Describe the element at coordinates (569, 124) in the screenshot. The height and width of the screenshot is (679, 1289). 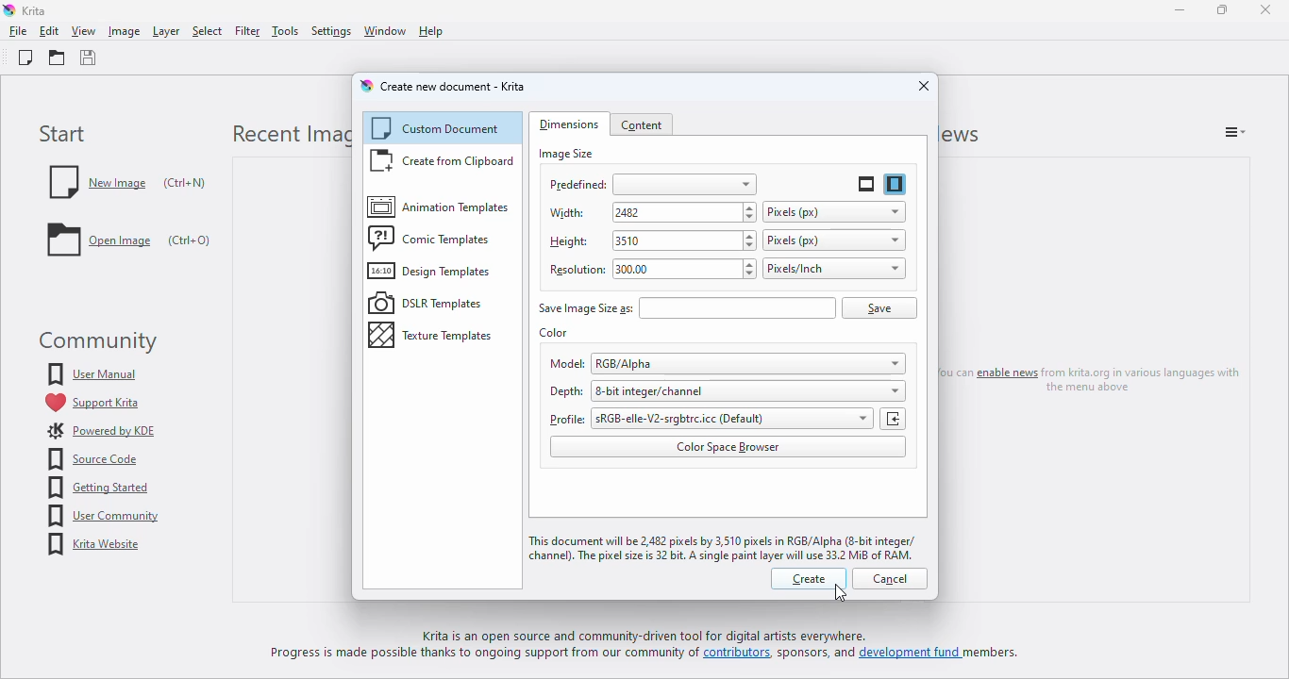
I see `dimensions` at that location.